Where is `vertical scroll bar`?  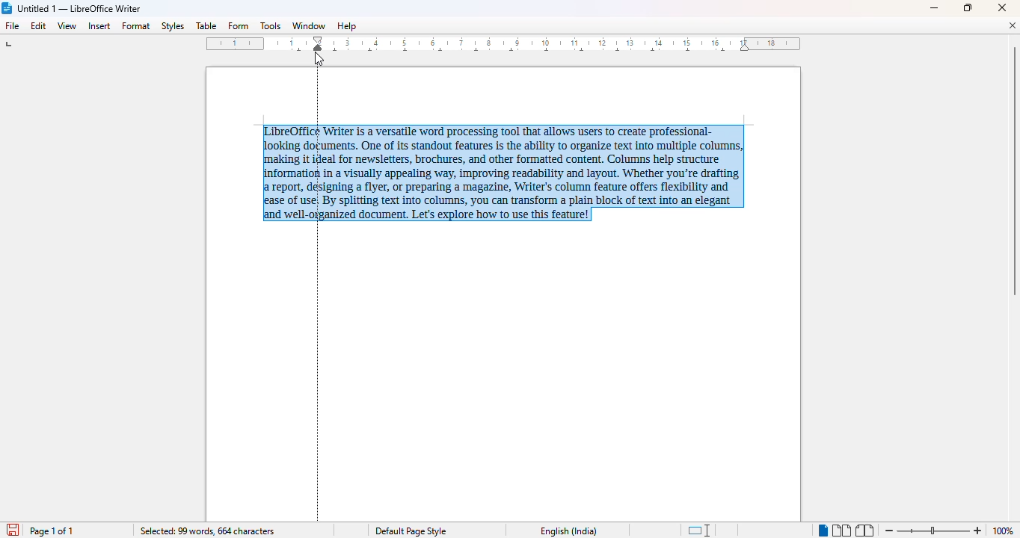
vertical scroll bar is located at coordinates (1013, 171).